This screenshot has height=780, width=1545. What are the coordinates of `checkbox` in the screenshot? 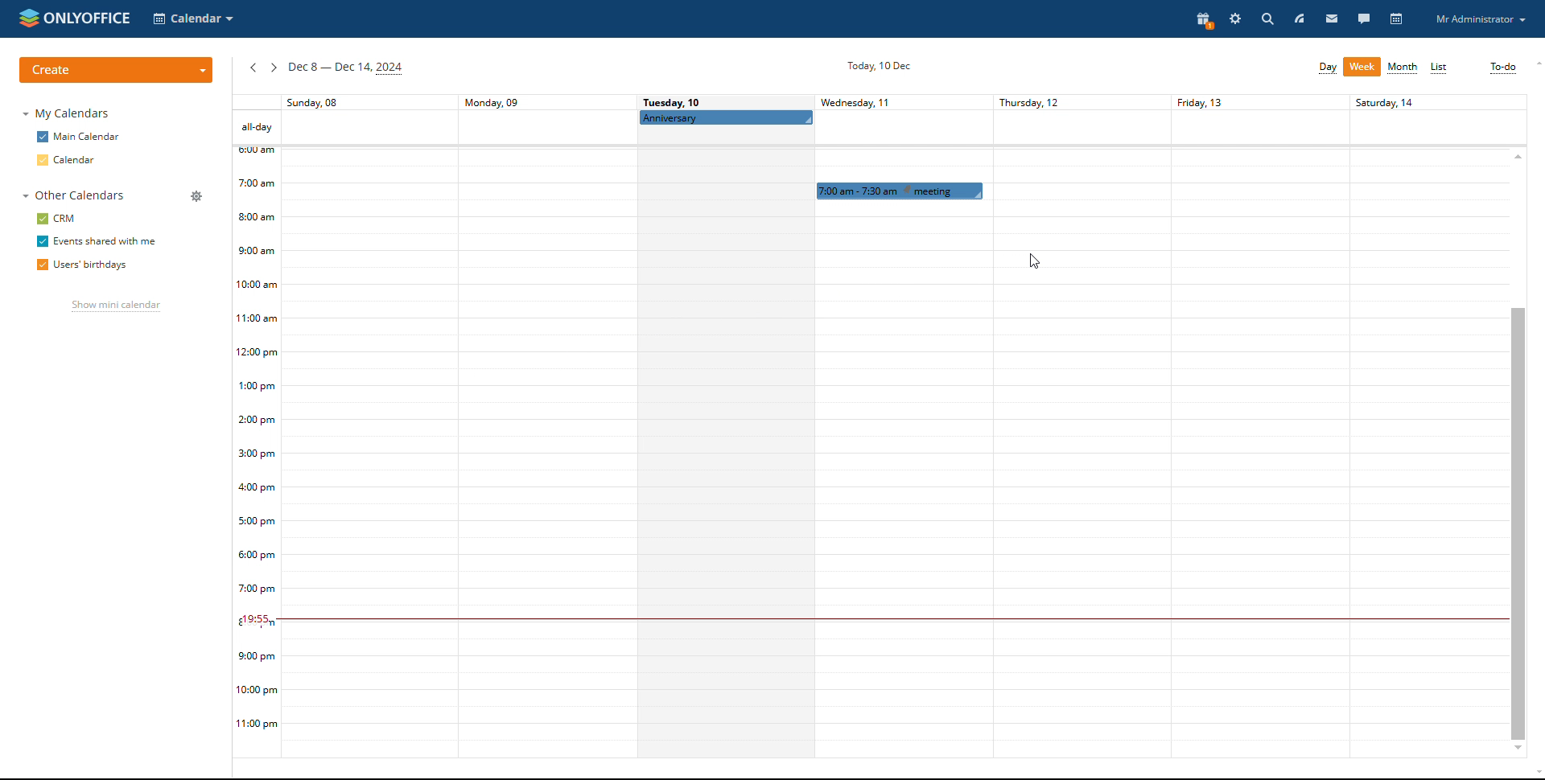 It's located at (42, 137).